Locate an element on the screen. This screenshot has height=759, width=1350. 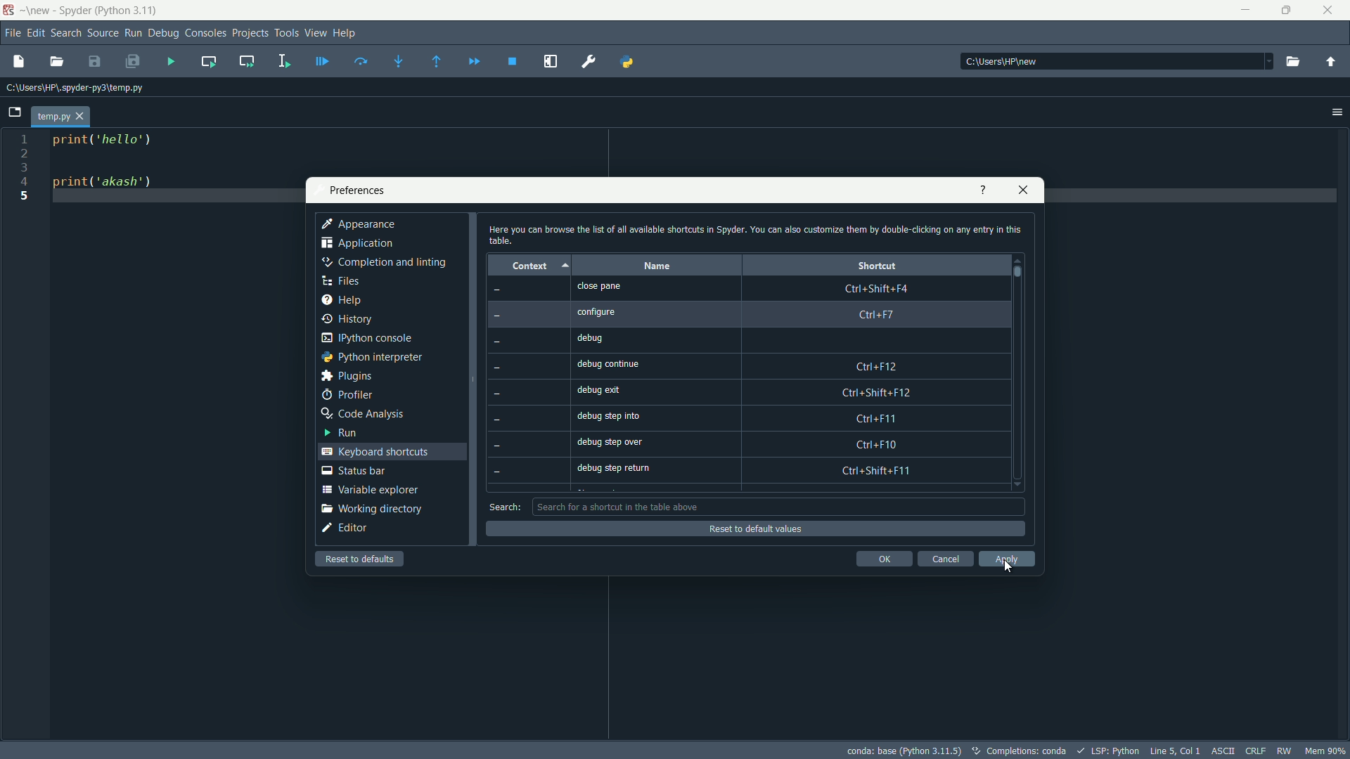
editor is located at coordinates (345, 527).